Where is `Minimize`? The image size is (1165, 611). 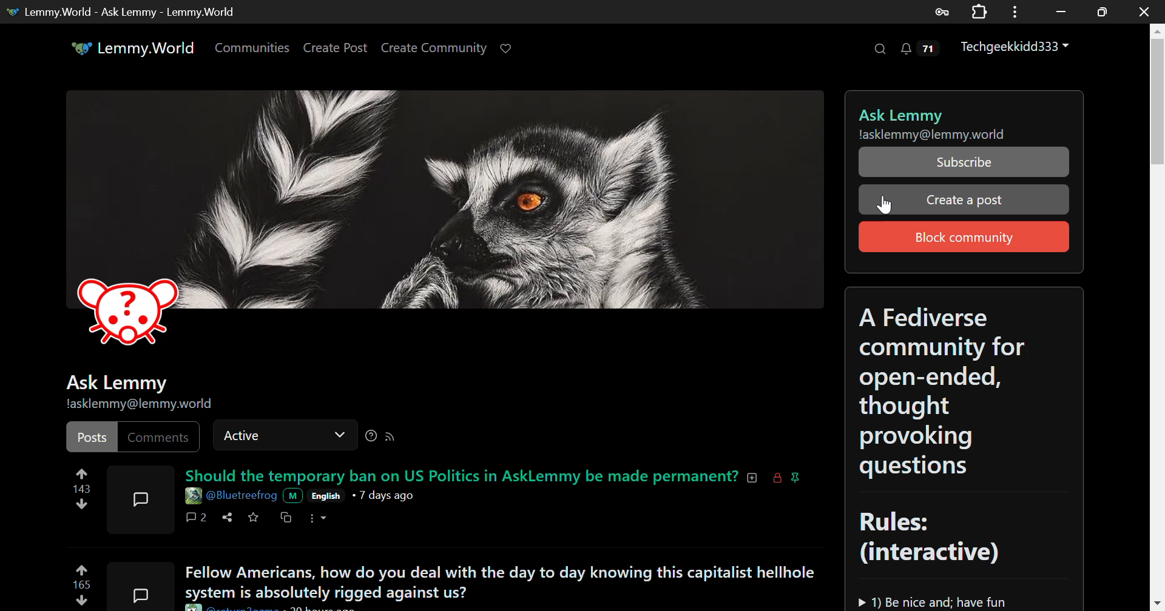 Minimize is located at coordinates (1103, 12).